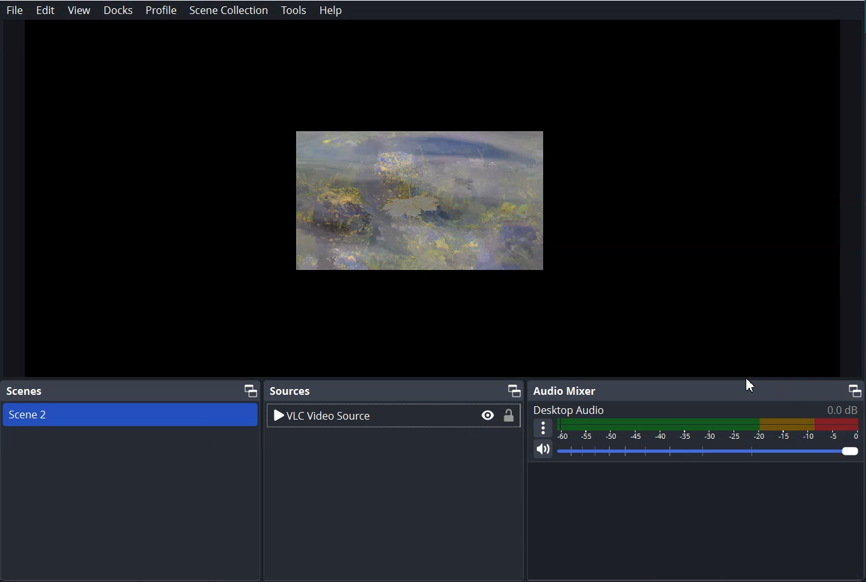 This screenshot has width=866, height=582. What do you see at coordinates (247, 391) in the screenshot?
I see `Maximize` at bounding box center [247, 391].